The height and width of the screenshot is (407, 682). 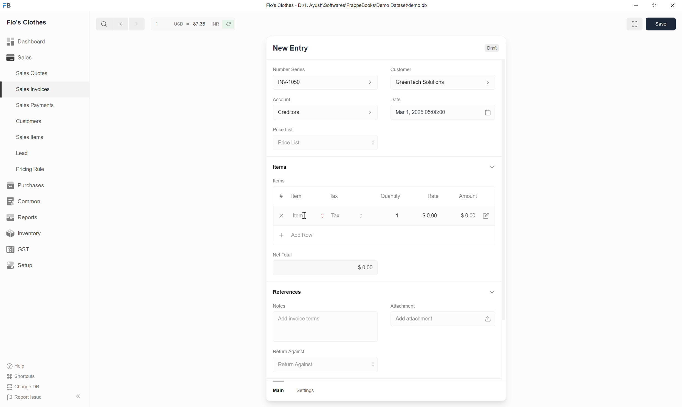 What do you see at coordinates (322, 365) in the screenshot?
I see `select return against ` at bounding box center [322, 365].